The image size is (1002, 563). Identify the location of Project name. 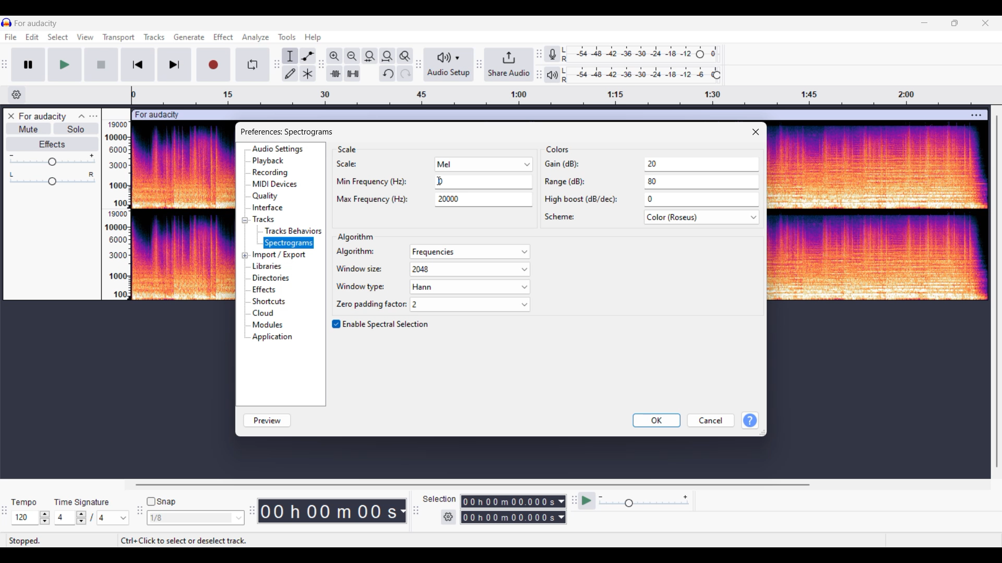
(36, 23).